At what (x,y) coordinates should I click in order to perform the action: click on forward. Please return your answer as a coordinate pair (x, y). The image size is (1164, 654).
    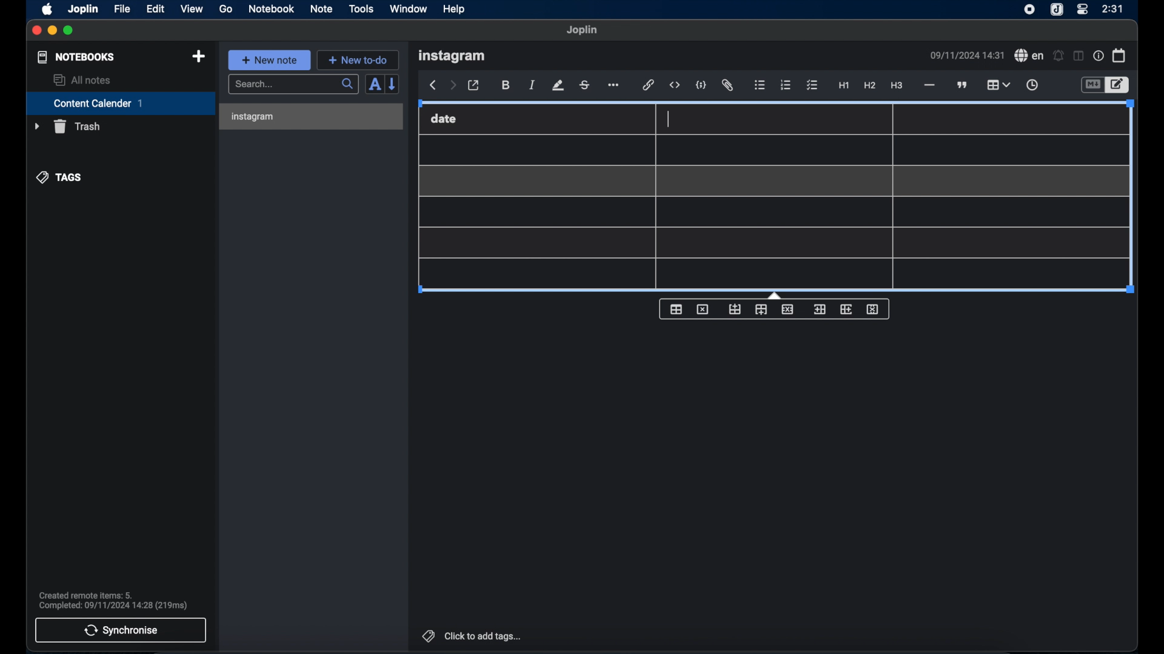
    Looking at the image, I should click on (452, 86).